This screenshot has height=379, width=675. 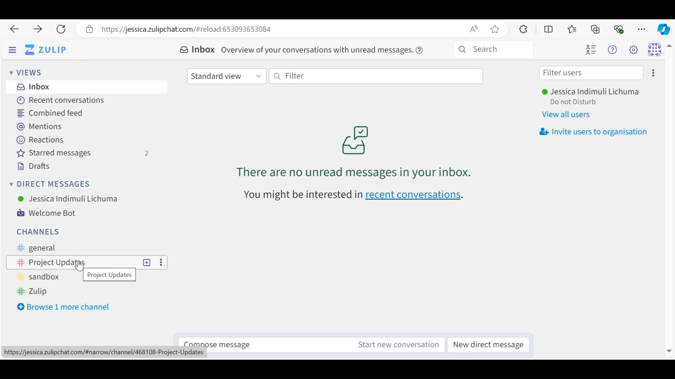 I want to click on Reload, so click(x=60, y=29).